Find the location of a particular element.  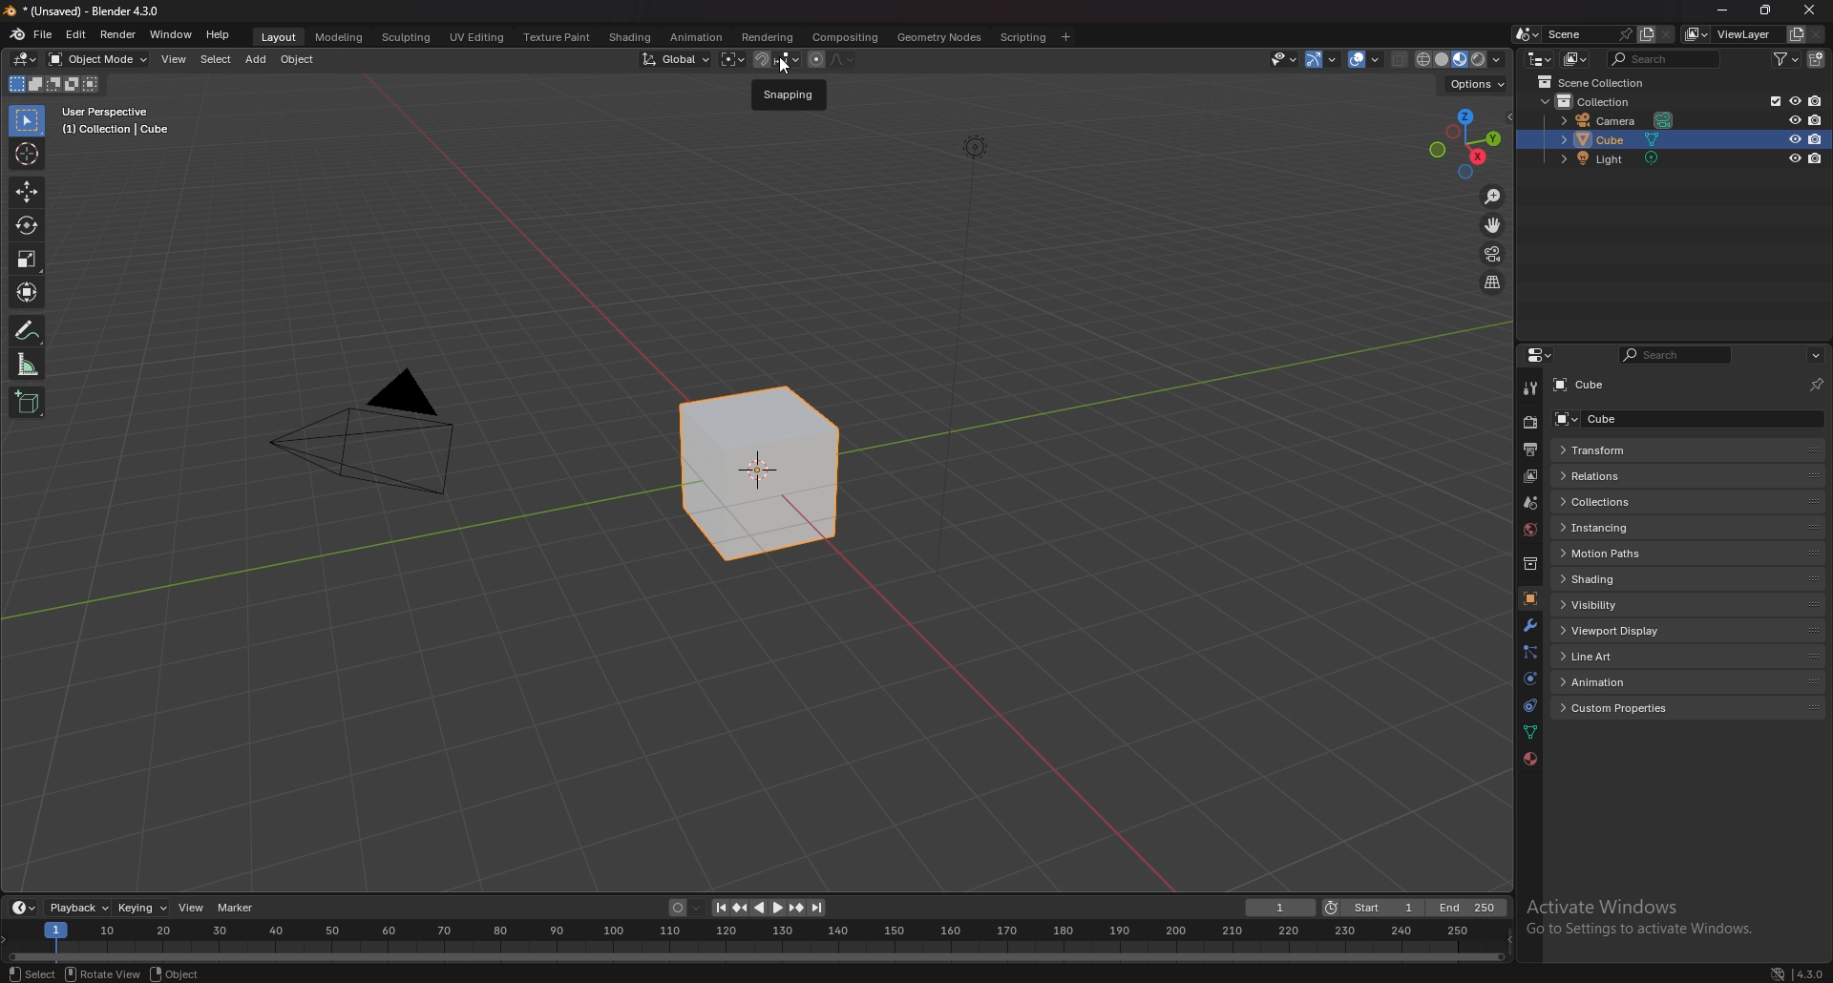

texture paint is located at coordinates (557, 36).